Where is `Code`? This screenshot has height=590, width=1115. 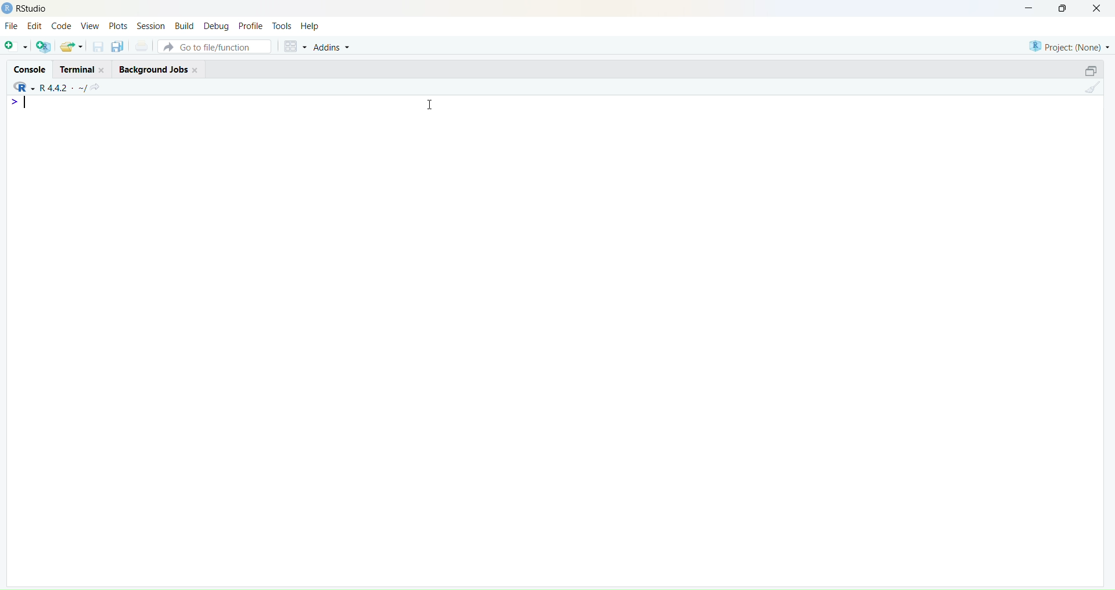
Code is located at coordinates (62, 26).